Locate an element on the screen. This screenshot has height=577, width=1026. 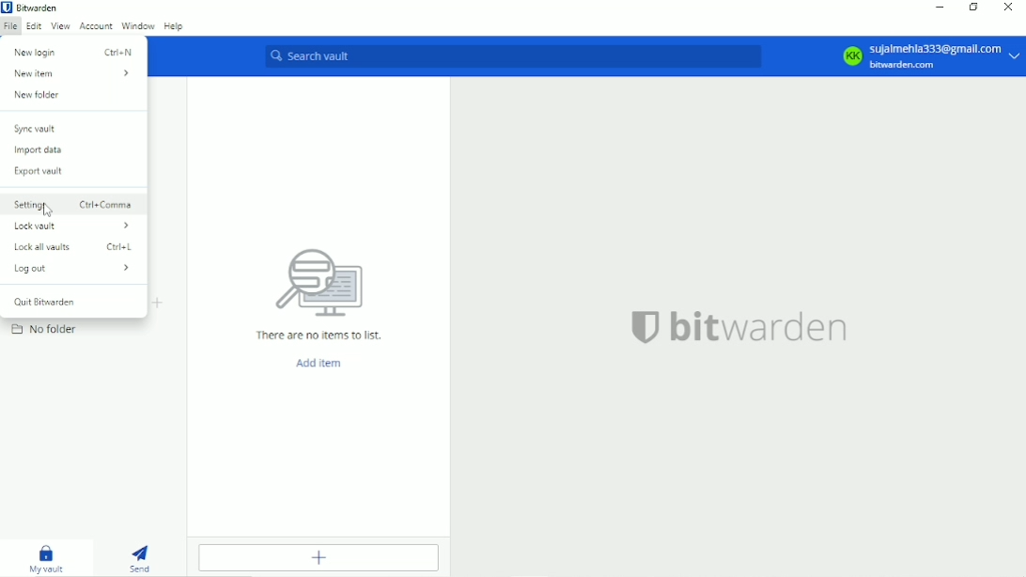
Add item  is located at coordinates (322, 559).